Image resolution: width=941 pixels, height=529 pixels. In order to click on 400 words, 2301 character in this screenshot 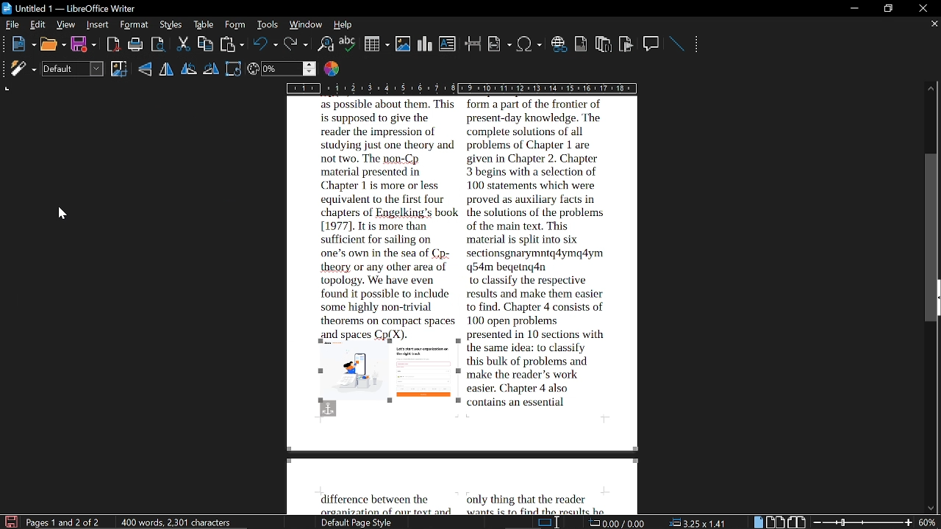, I will do `click(179, 522)`.